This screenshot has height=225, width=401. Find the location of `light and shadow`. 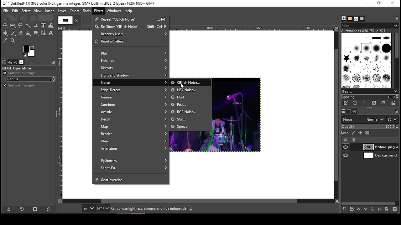

light and shadow is located at coordinates (131, 75).